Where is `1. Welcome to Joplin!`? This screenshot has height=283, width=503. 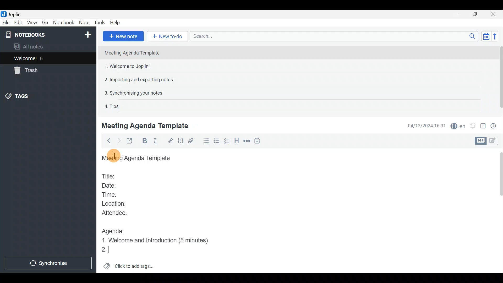 1. Welcome to Joplin! is located at coordinates (129, 66).